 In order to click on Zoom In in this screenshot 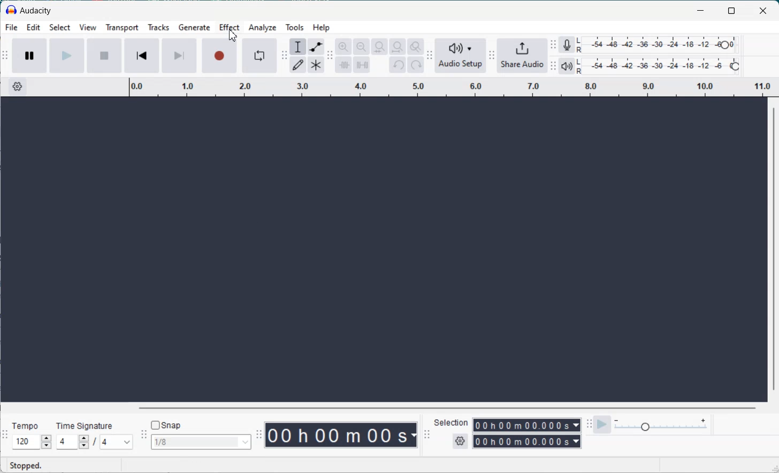, I will do `click(343, 47)`.